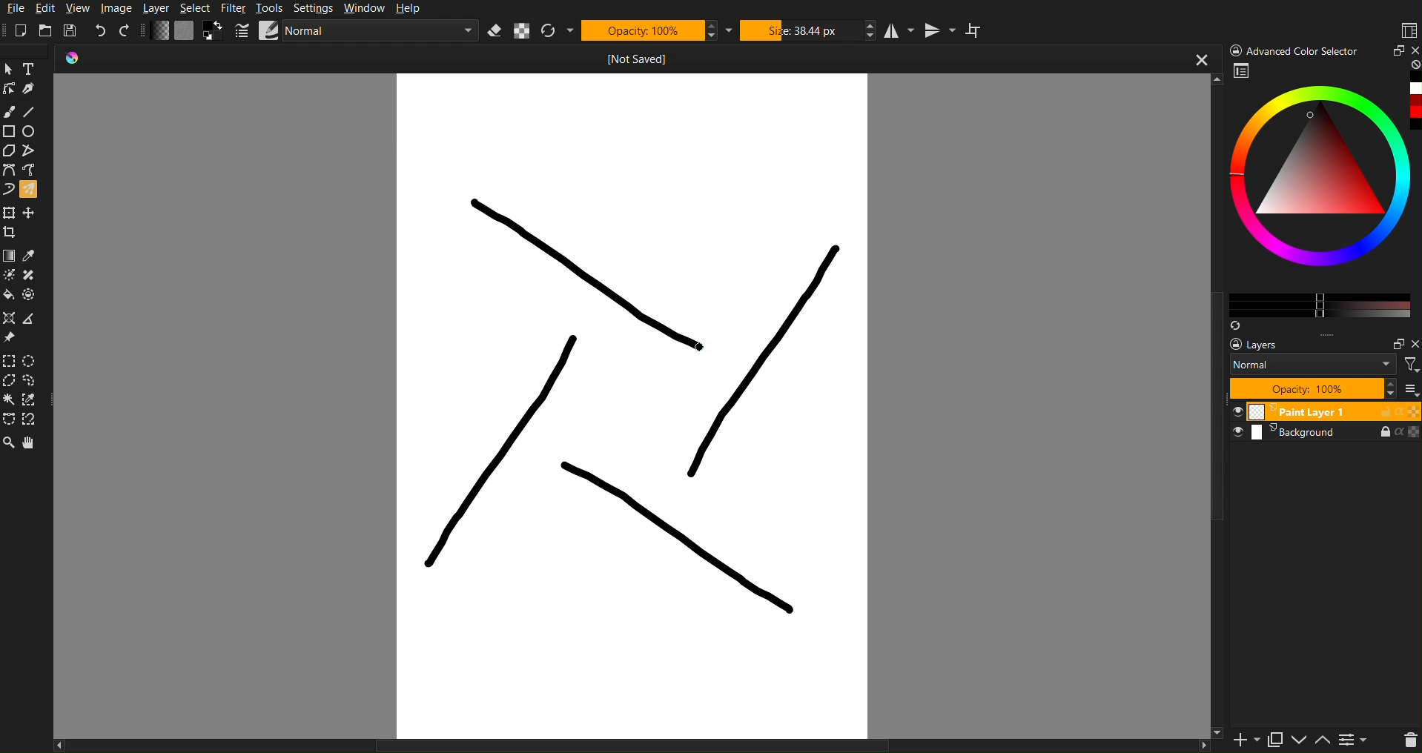  What do you see at coordinates (318, 8) in the screenshot?
I see `Settings` at bounding box center [318, 8].